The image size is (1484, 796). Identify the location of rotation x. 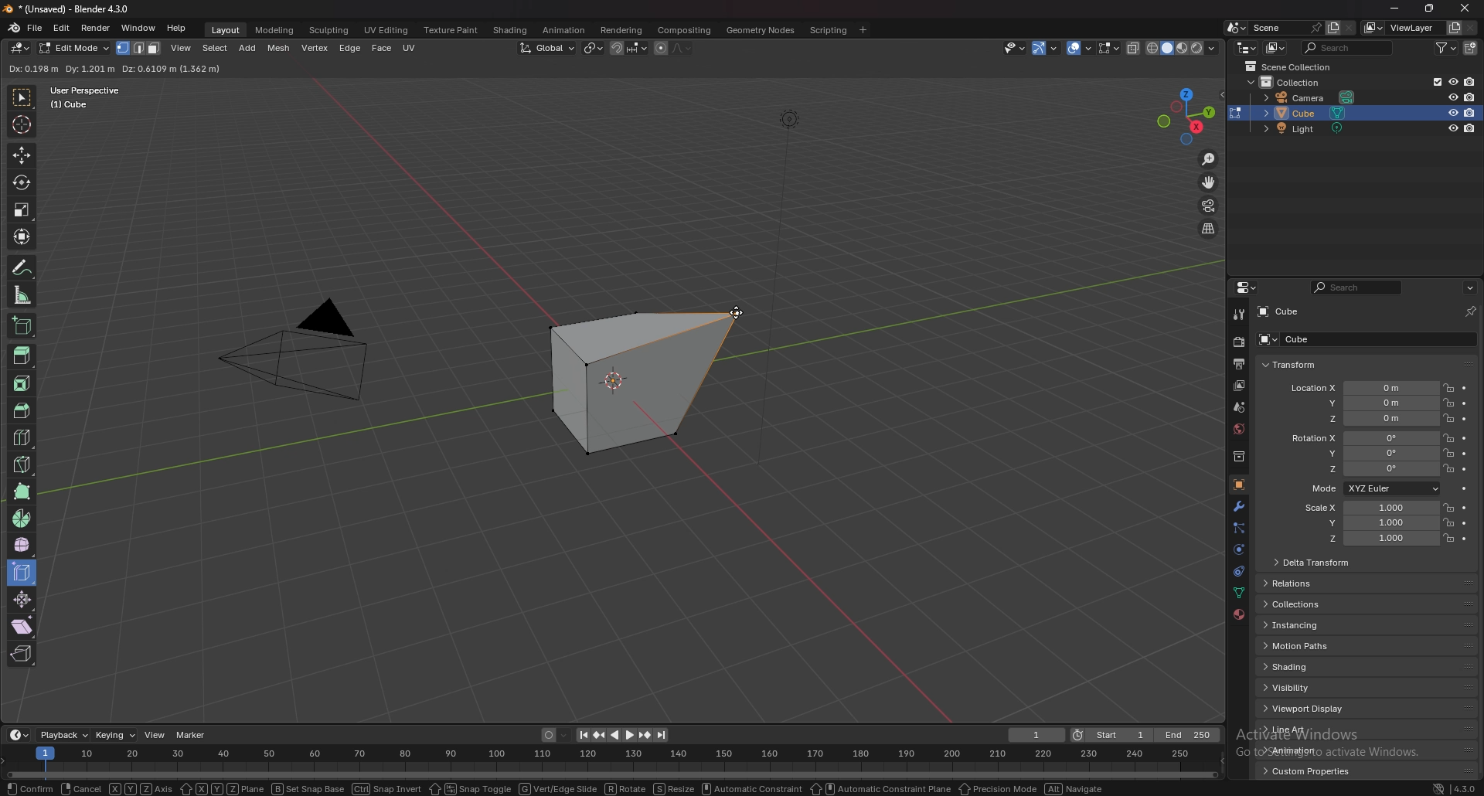
(1362, 439).